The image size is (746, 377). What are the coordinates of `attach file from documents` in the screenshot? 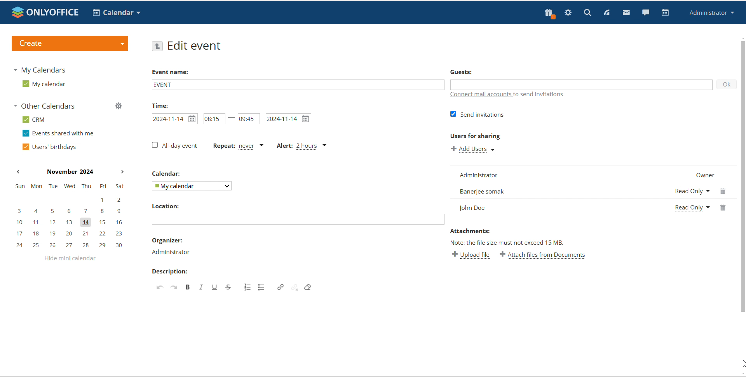 It's located at (544, 256).